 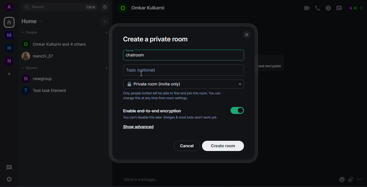 What do you see at coordinates (305, 8) in the screenshot?
I see `video call` at bounding box center [305, 8].